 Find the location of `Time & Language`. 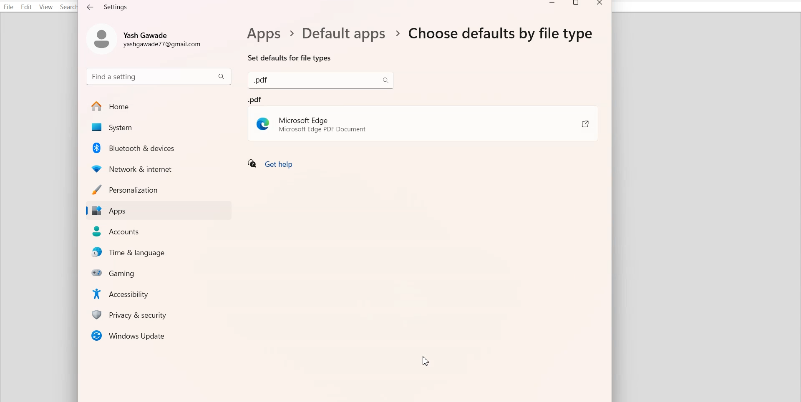

Time & Language is located at coordinates (161, 253).